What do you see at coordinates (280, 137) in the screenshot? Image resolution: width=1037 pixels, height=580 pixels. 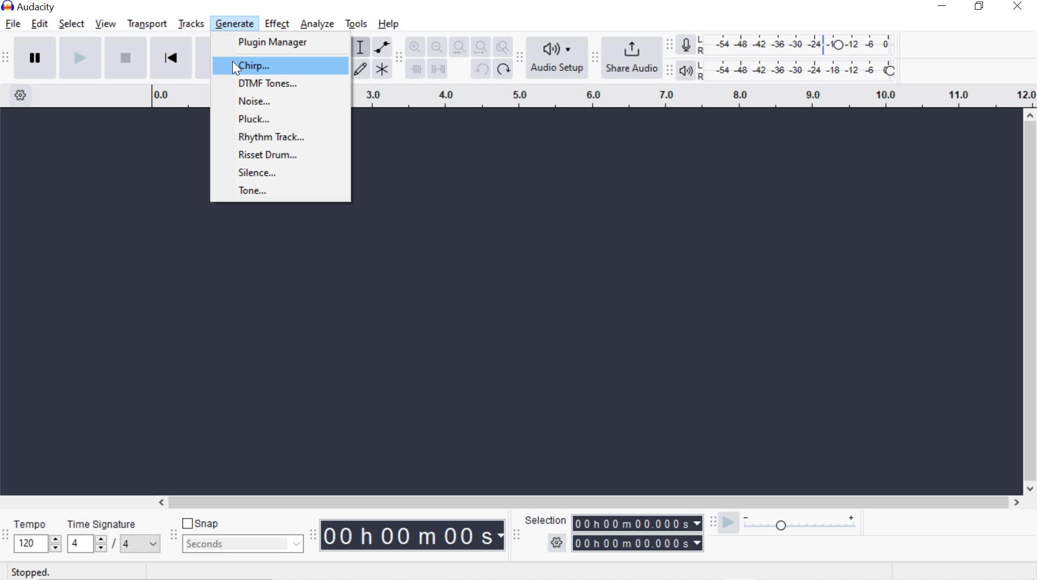 I see `rhythm track` at bounding box center [280, 137].